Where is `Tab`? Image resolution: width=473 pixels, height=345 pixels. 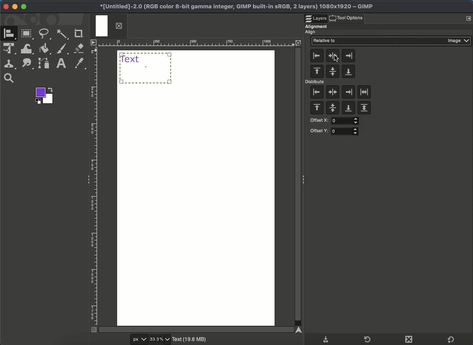 Tab is located at coordinates (108, 26).